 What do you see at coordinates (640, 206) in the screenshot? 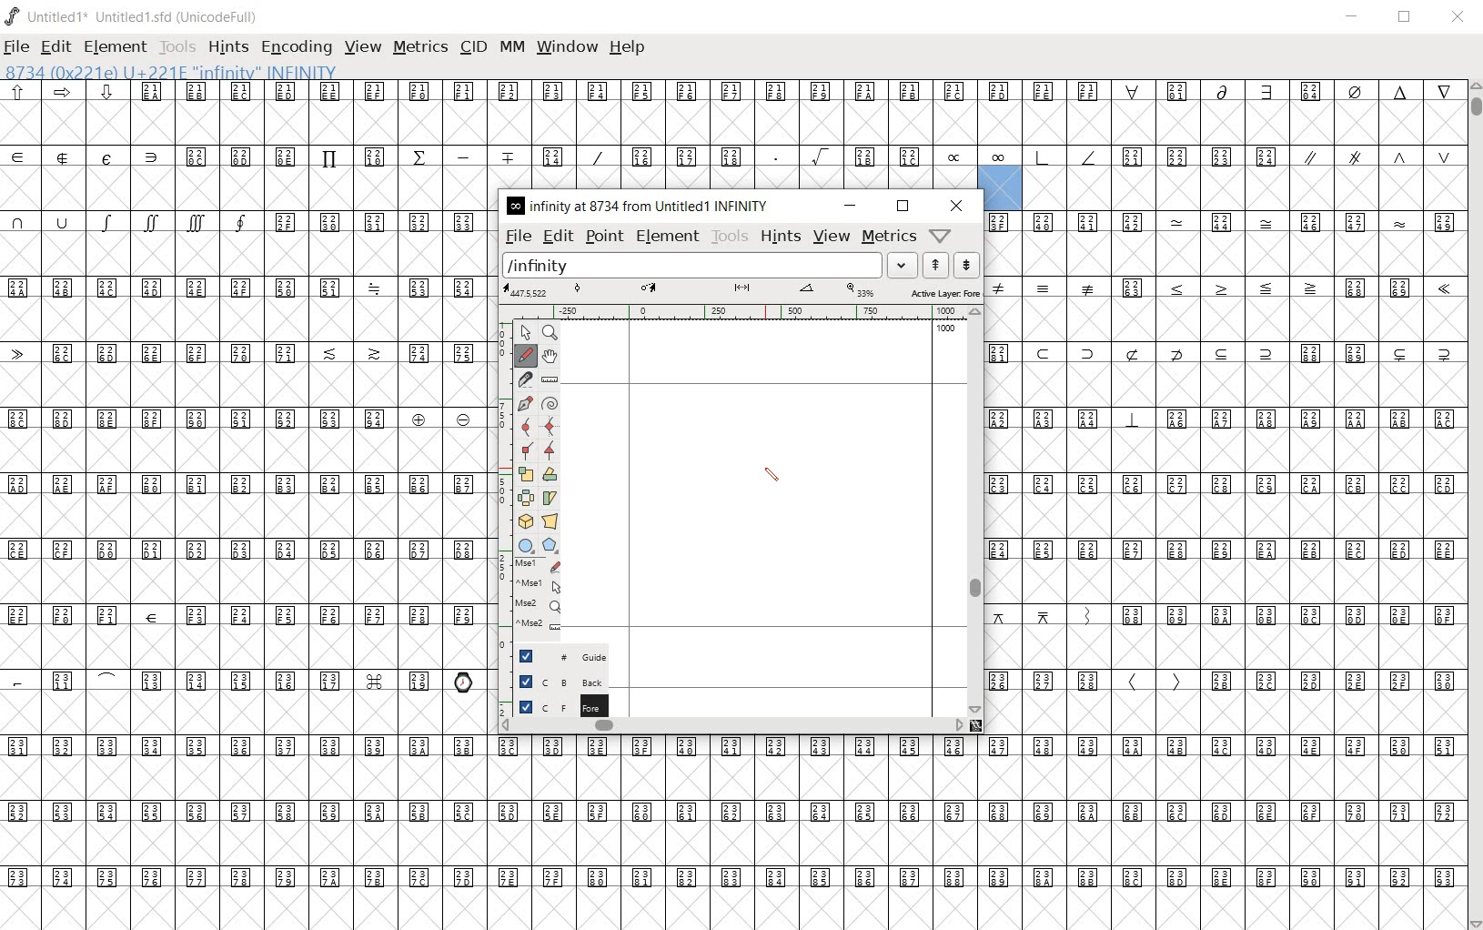
I see `INFINITY AT 8734 FROM UNTITLED1 INFINITY` at bounding box center [640, 206].